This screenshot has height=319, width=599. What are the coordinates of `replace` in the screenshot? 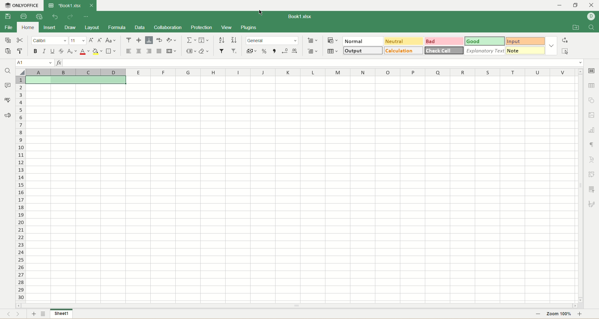 It's located at (565, 41).